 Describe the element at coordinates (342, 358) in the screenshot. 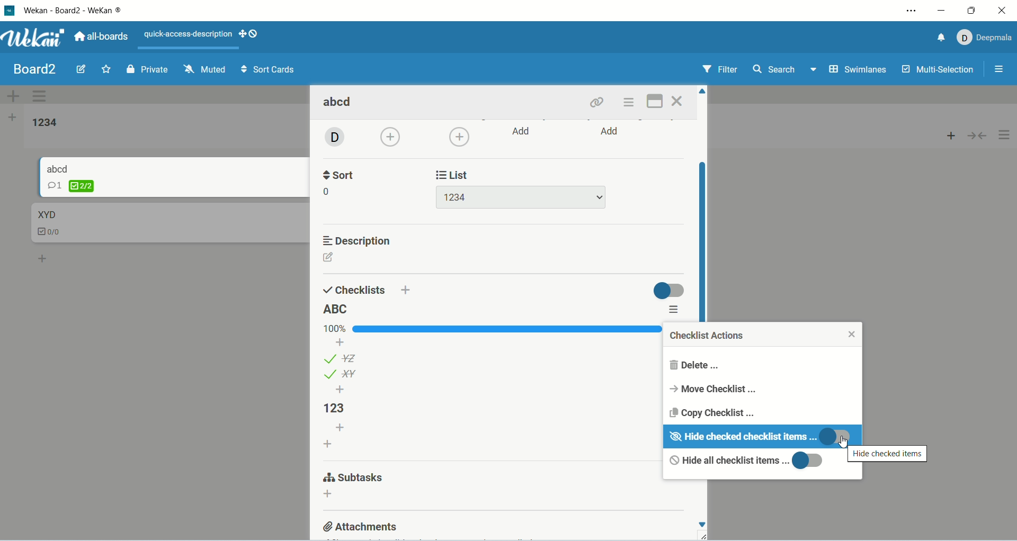

I see `list` at that location.